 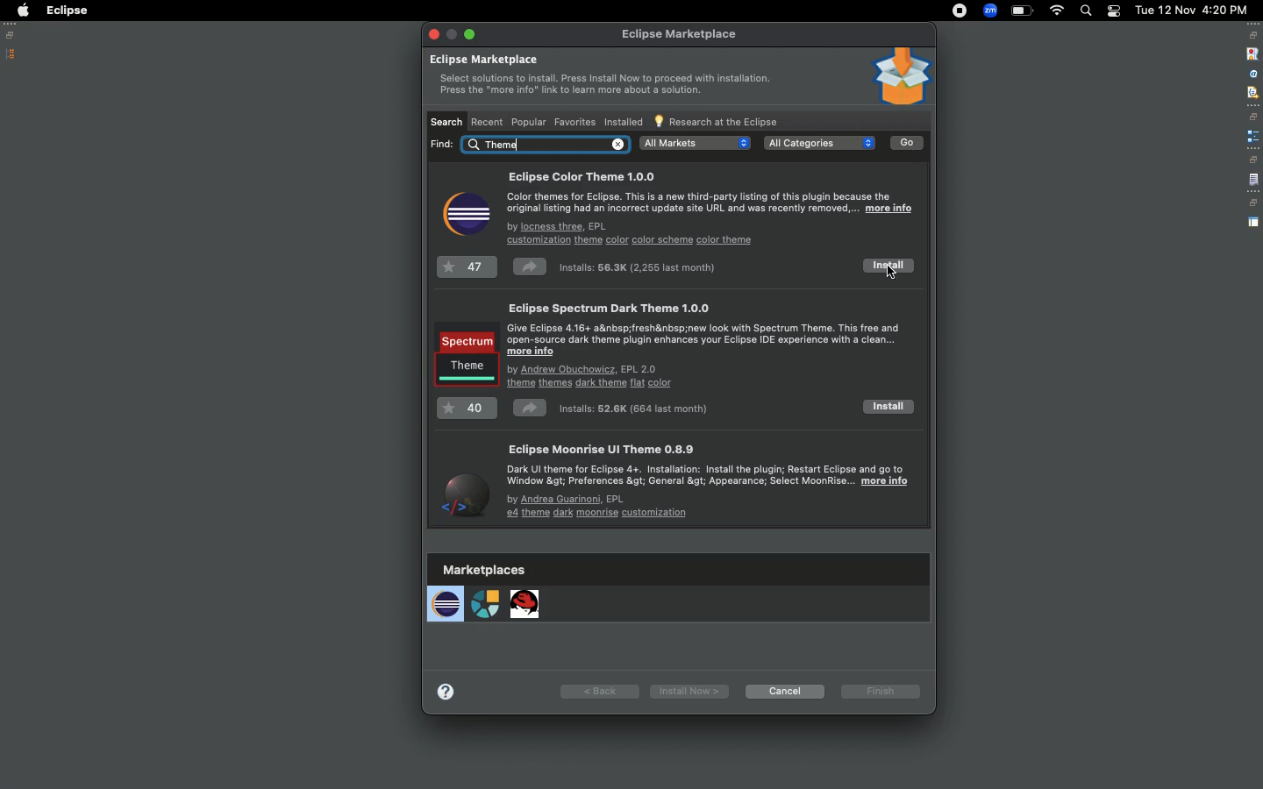 What do you see at coordinates (67, 11) in the screenshot?
I see `Eclipse` at bounding box center [67, 11].